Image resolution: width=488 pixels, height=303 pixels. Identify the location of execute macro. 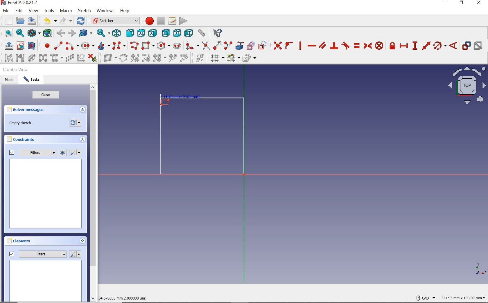
(183, 21).